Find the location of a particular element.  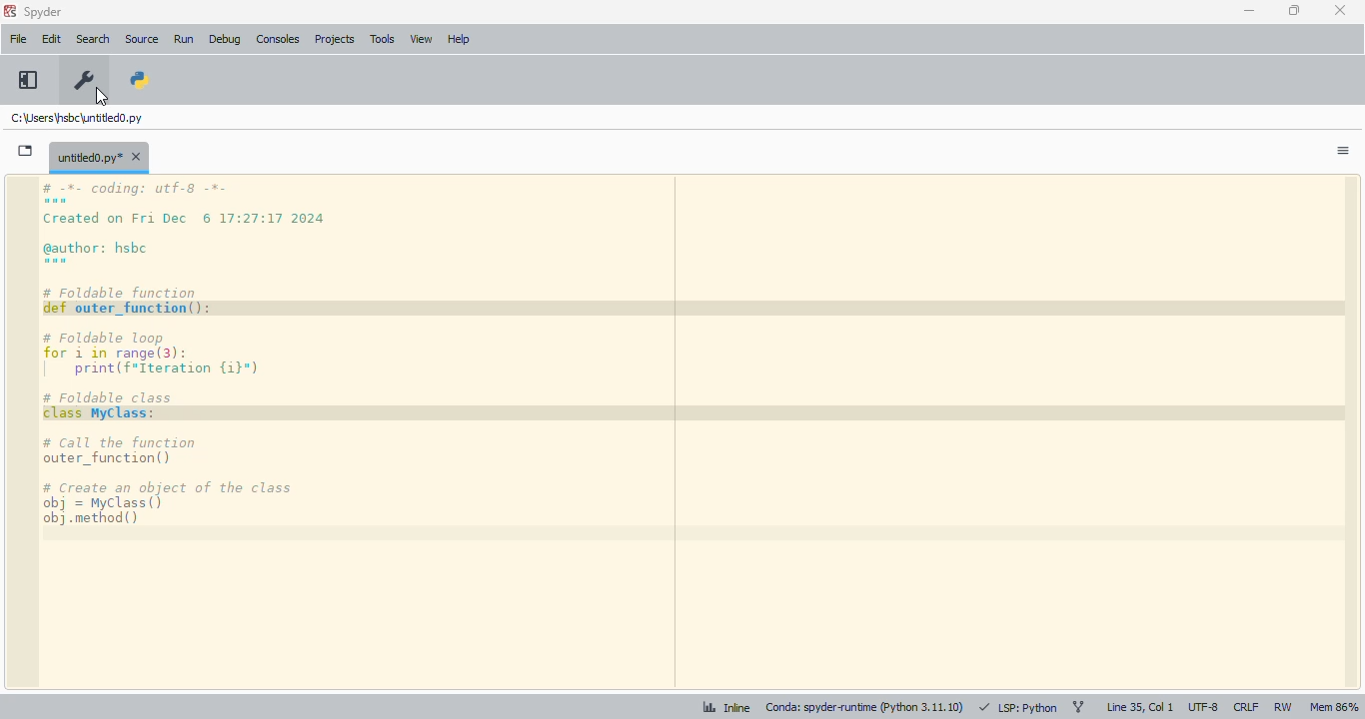

untitled0.py is located at coordinates (77, 117).